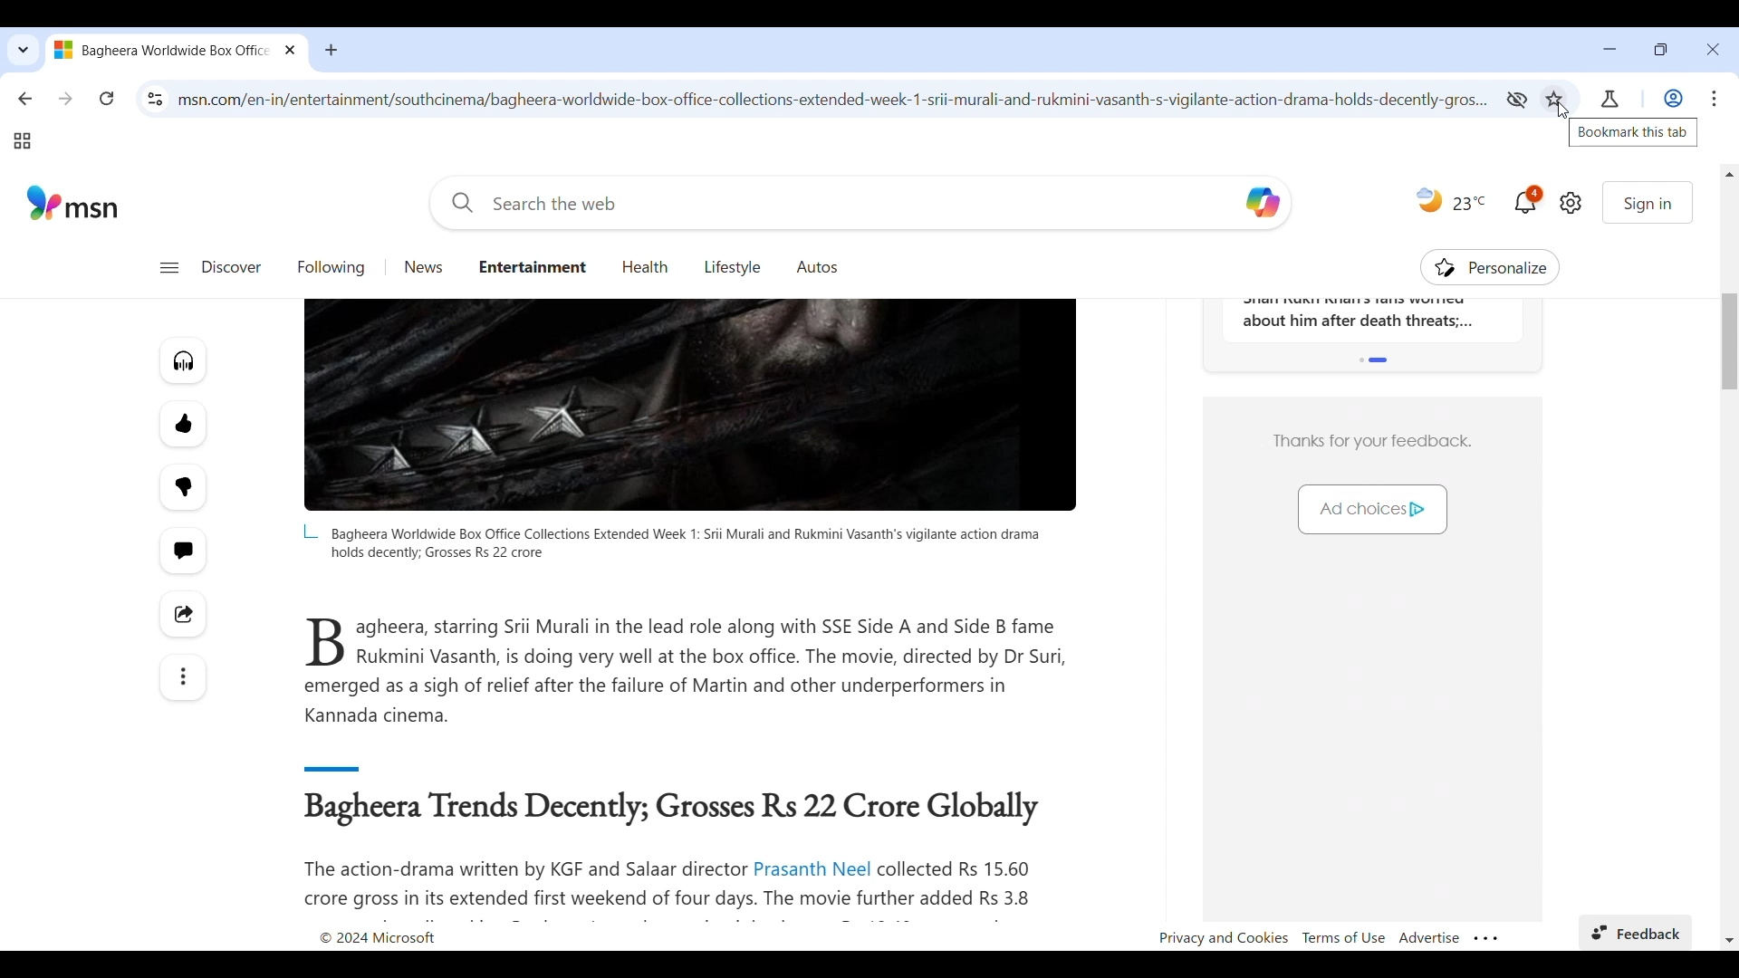 The width and height of the screenshot is (1739, 978). What do you see at coordinates (107, 98) in the screenshot?
I see `Reload page` at bounding box center [107, 98].